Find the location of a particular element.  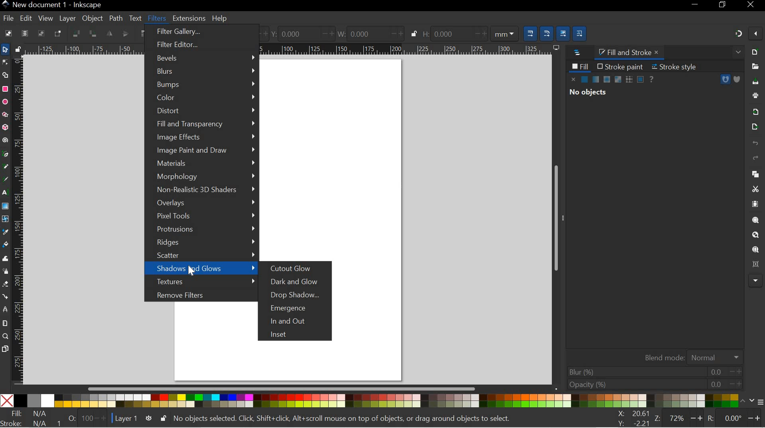

EXTENSIONS is located at coordinates (188, 18).